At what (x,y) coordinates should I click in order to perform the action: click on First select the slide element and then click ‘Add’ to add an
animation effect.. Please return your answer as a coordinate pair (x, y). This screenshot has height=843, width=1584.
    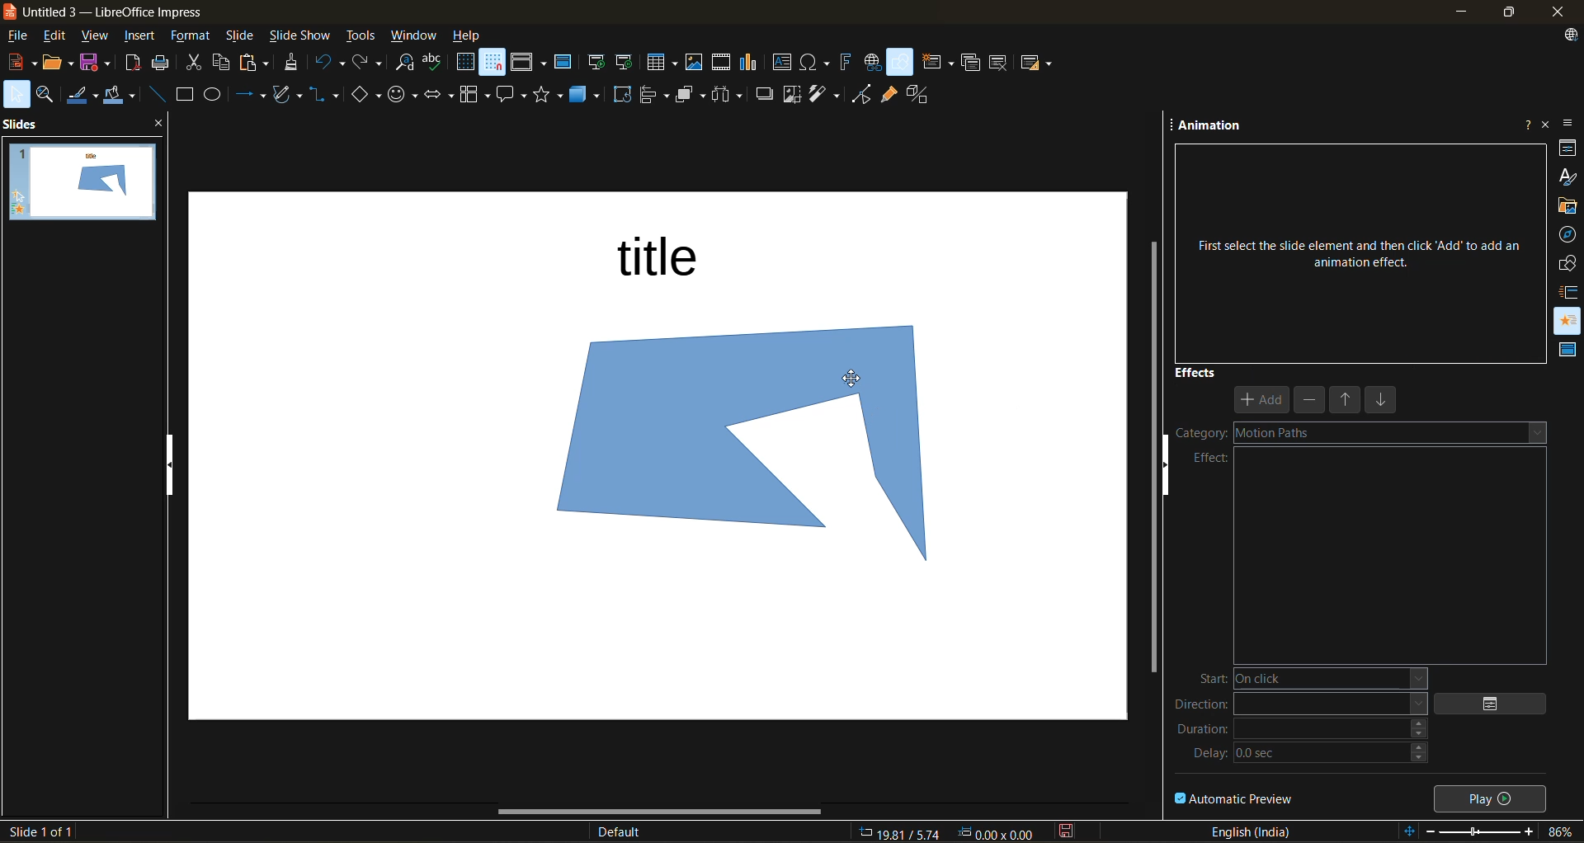
    Looking at the image, I should click on (1357, 252).